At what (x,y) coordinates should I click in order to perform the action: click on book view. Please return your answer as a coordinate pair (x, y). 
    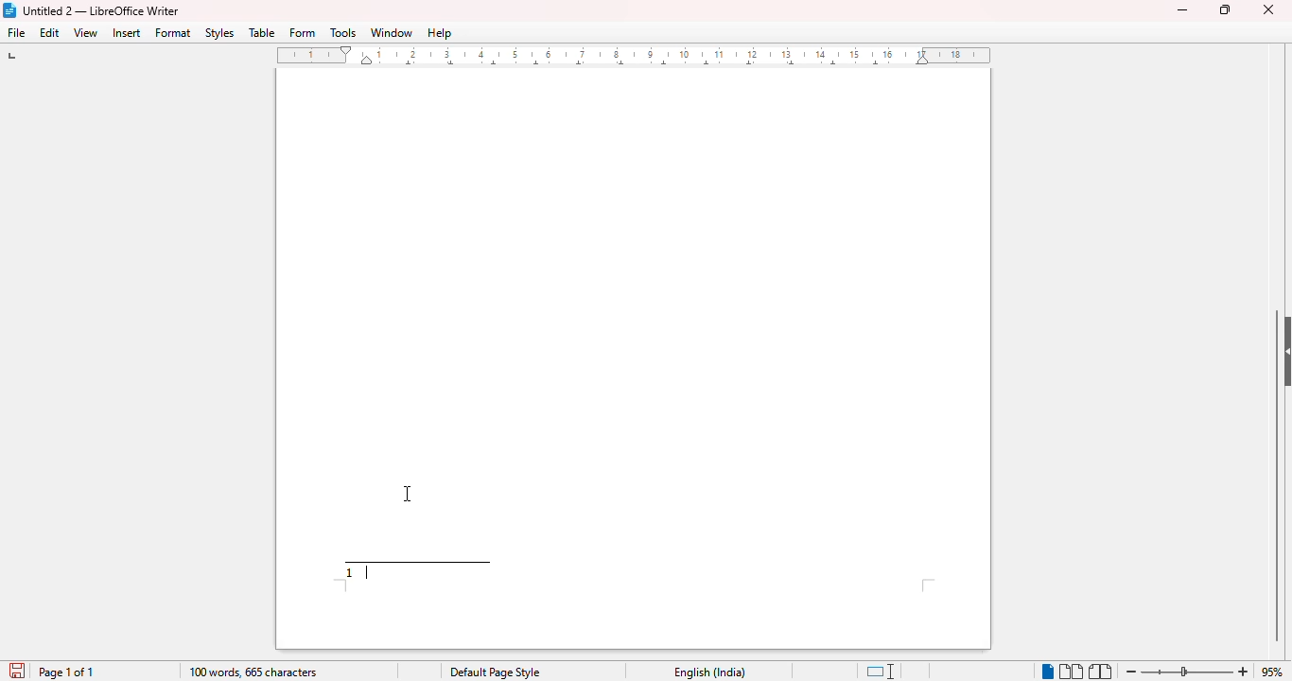
    Looking at the image, I should click on (1099, 671).